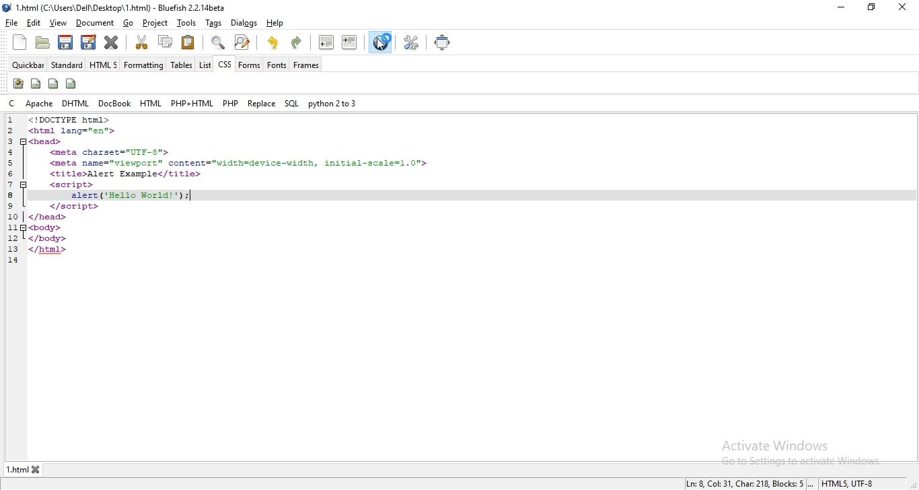 This screenshot has width=919, height=490. What do you see at coordinates (142, 42) in the screenshot?
I see `cut` at bounding box center [142, 42].